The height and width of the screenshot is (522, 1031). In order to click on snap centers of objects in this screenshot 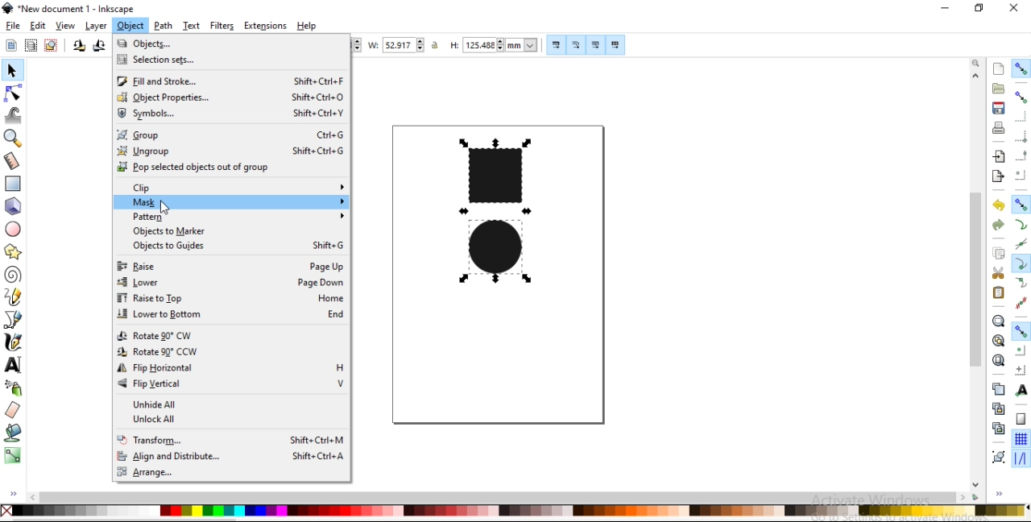, I will do `click(1021, 351)`.